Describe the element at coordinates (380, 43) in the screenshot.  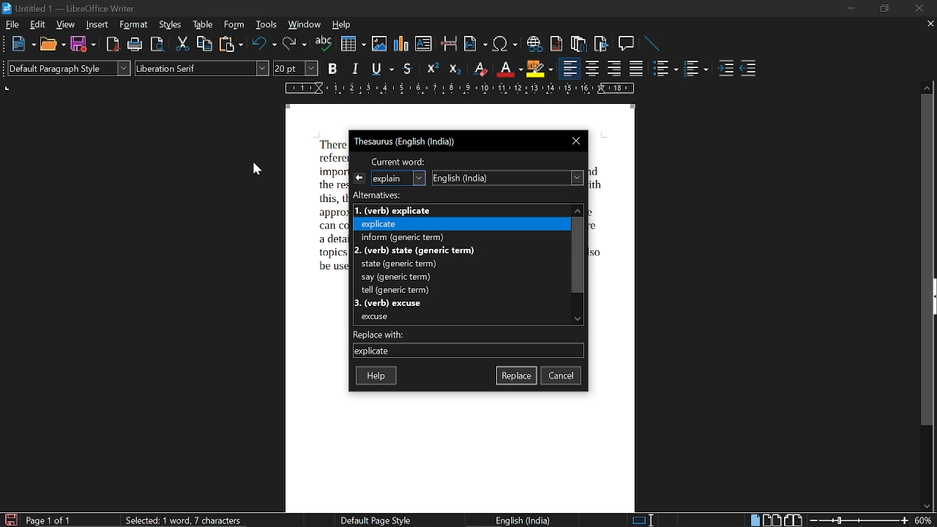
I see `insert image` at that location.